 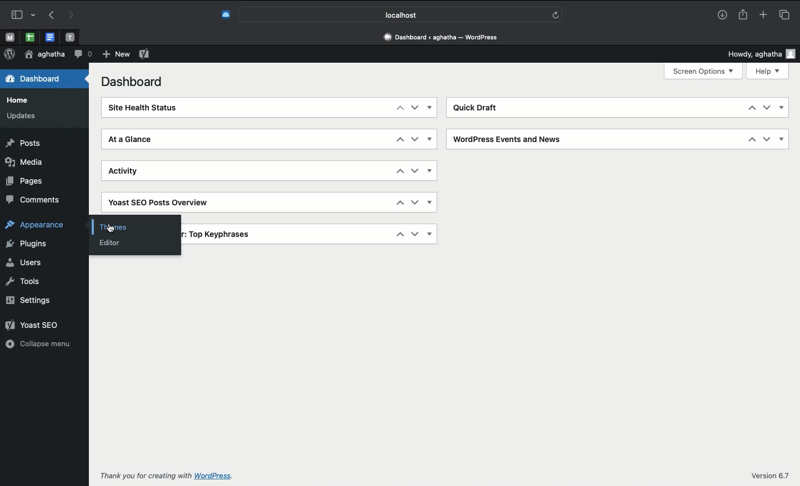 What do you see at coordinates (769, 71) in the screenshot?
I see `Help` at bounding box center [769, 71].